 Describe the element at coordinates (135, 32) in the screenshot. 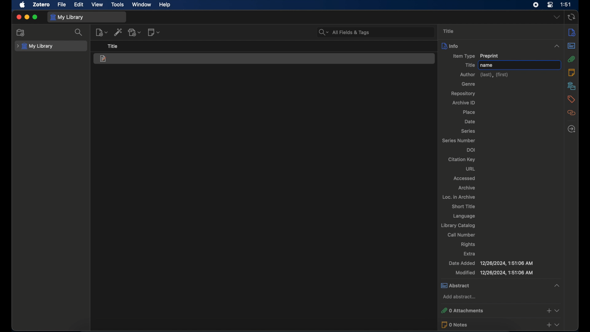

I see `add attachment` at that location.